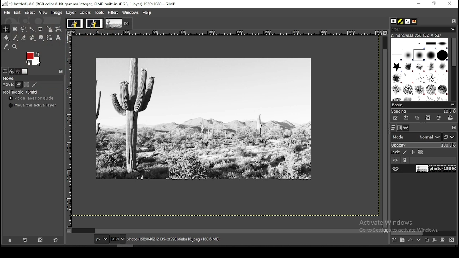 This screenshot has height=258, width=459. Describe the element at coordinates (74, 23) in the screenshot. I see `image` at that location.